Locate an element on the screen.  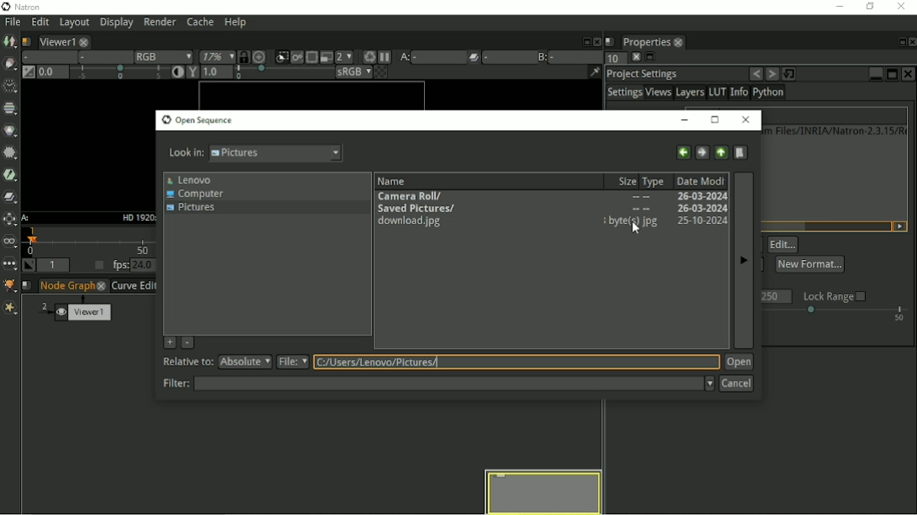
Camera Roll/ is located at coordinates (413, 195).